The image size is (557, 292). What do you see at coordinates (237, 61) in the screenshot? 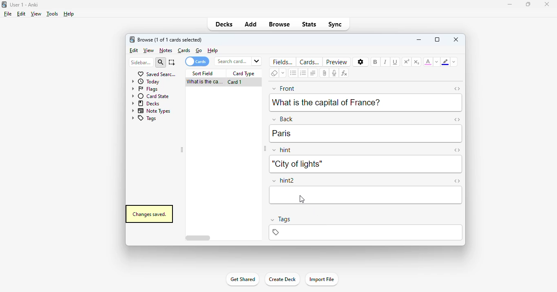
I see `search bar` at bounding box center [237, 61].